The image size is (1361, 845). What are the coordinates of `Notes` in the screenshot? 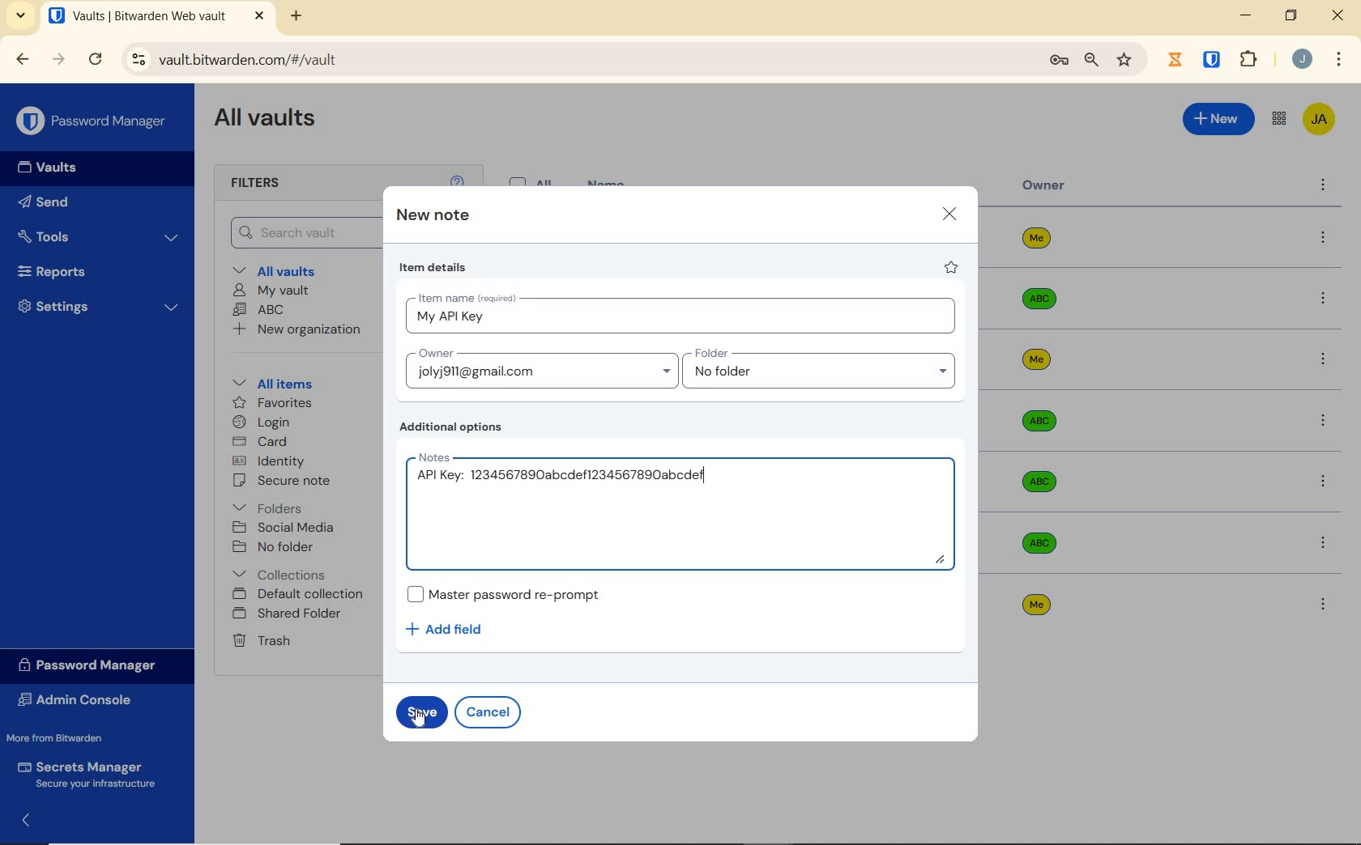 It's located at (432, 457).